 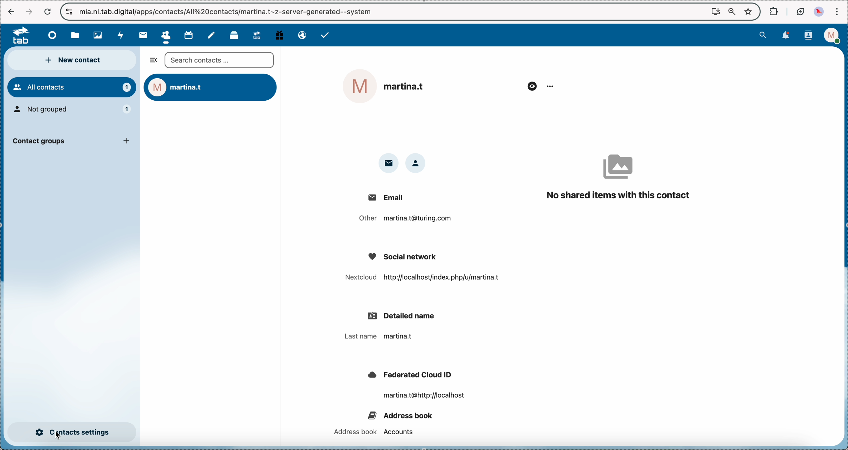 I want to click on address book, so click(x=383, y=421).